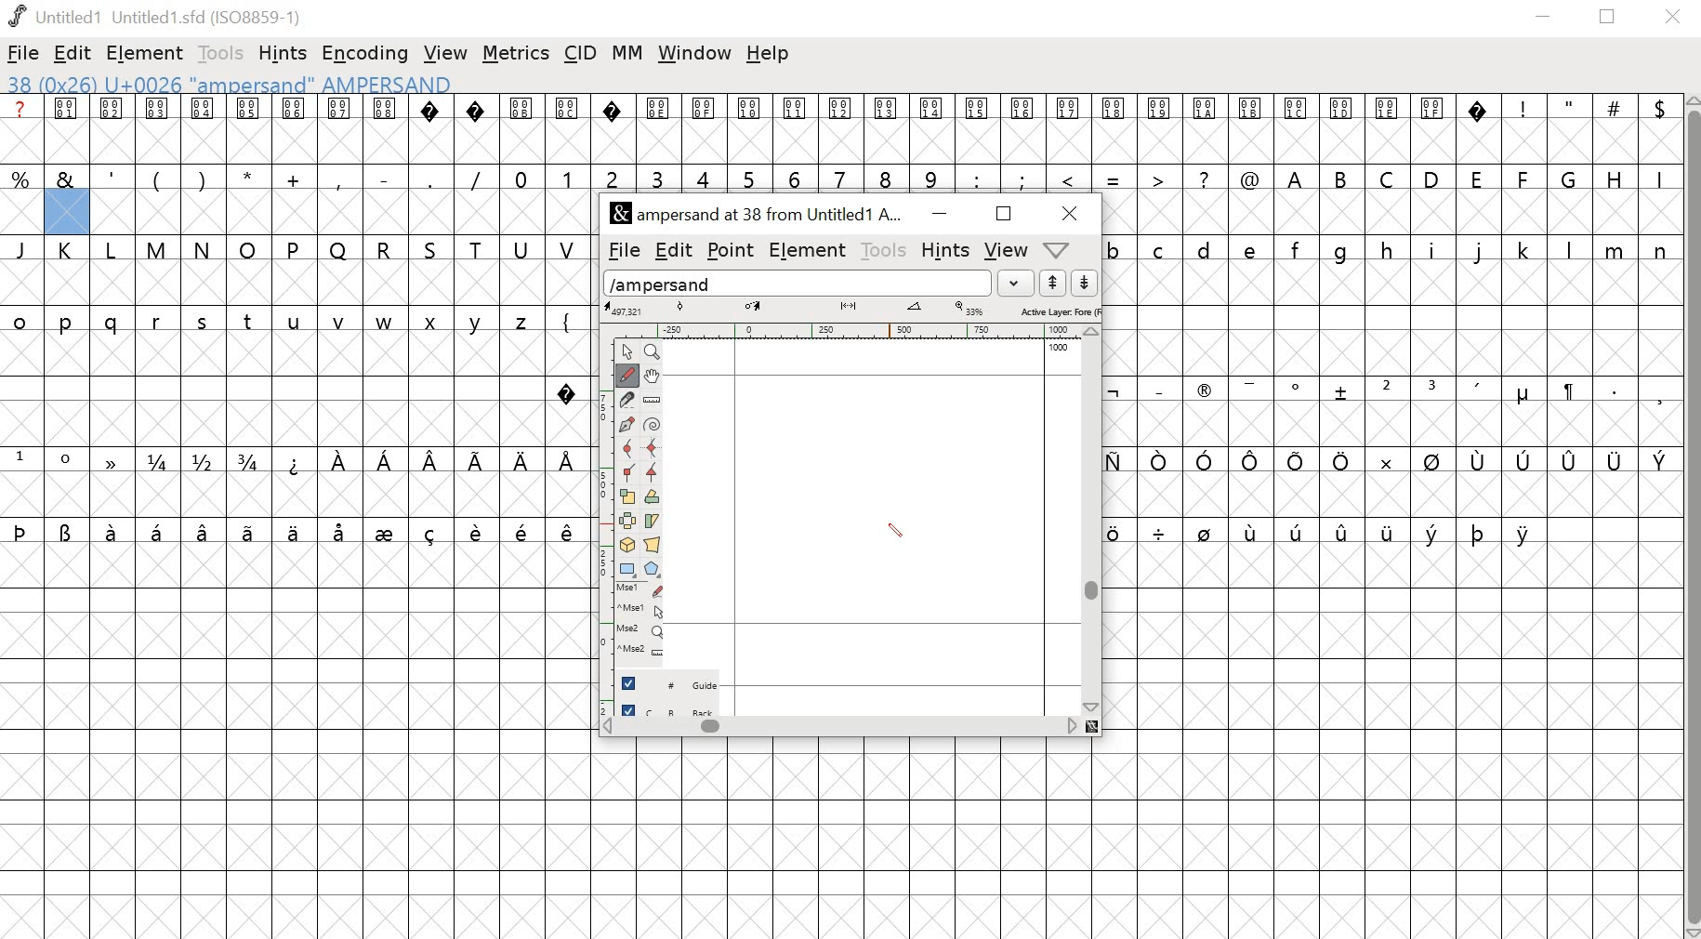  Describe the element at coordinates (339, 461) in the screenshot. I see `symbol` at that location.